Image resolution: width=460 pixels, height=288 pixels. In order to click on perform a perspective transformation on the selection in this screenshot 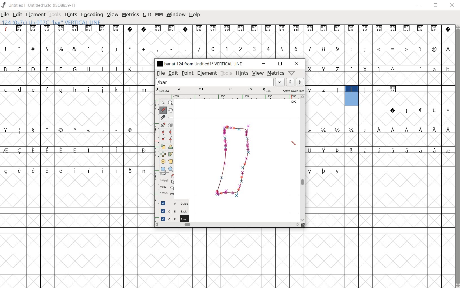, I will do `click(171, 161)`.